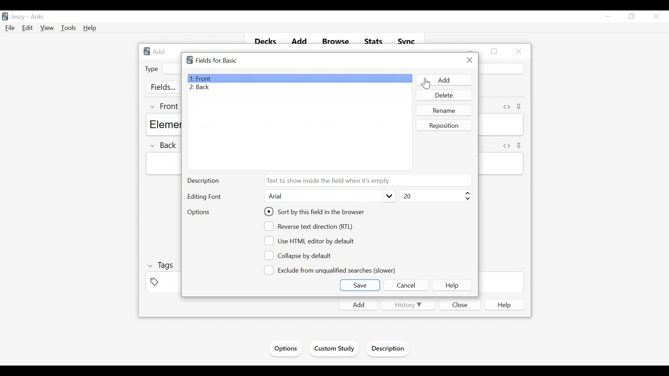 This screenshot has height=376, width=669. Describe the element at coordinates (444, 80) in the screenshot. I see `` at that location.